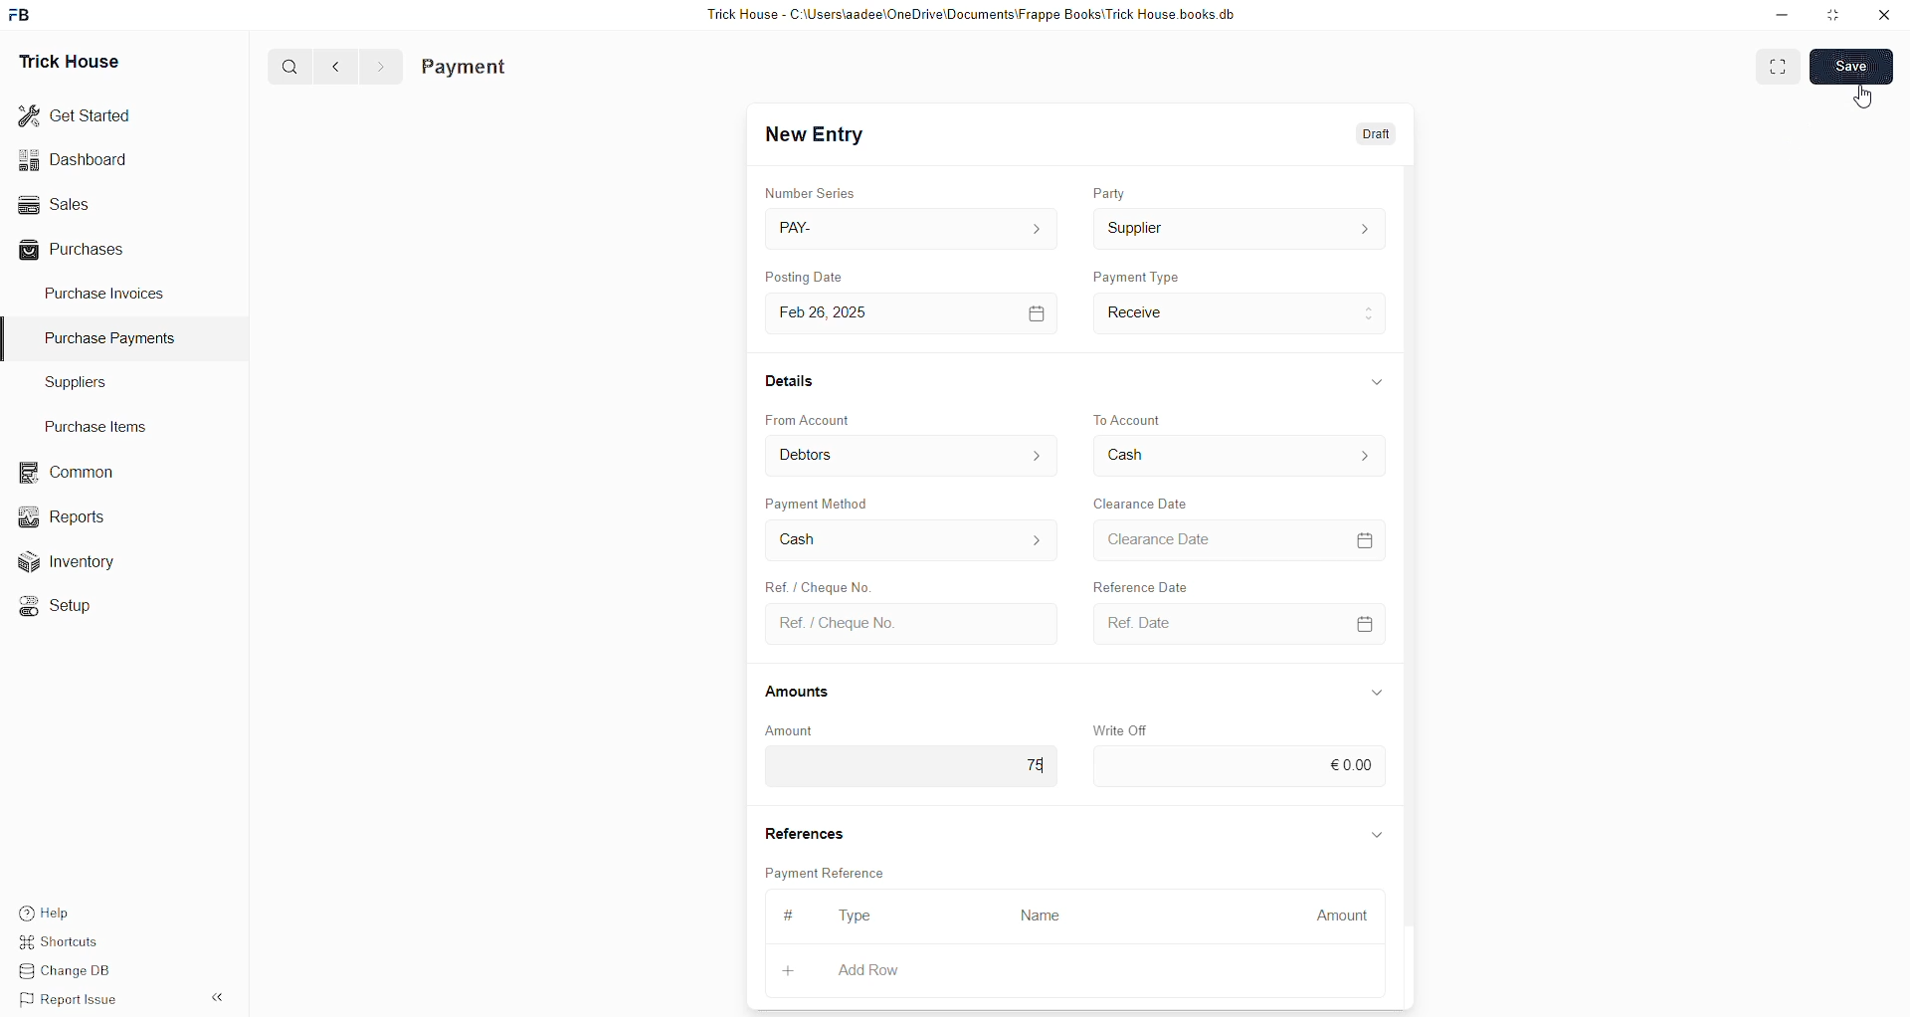 This screenshot has width=1910, height=1017. I want to click on Name, so click(1041, 916).